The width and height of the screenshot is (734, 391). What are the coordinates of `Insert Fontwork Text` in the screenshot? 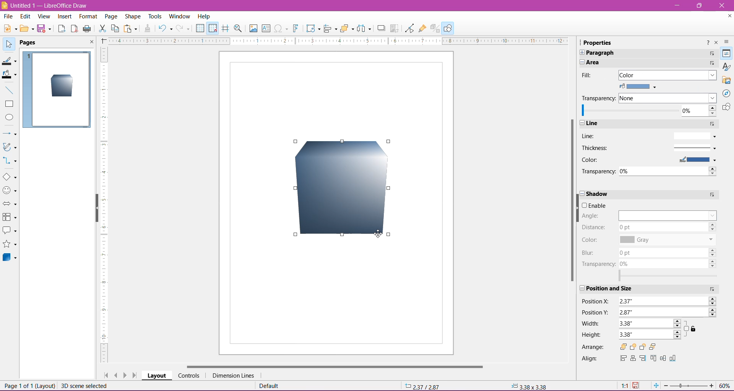 It's located at (296, 28).